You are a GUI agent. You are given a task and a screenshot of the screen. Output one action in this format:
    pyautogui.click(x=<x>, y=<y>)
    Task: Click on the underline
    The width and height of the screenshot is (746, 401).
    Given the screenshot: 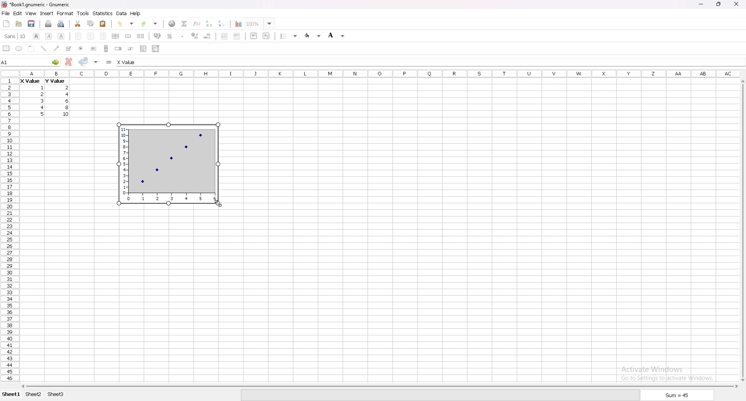 What is the action you would take?
    pyautogui.click(x=61, y=36)
    